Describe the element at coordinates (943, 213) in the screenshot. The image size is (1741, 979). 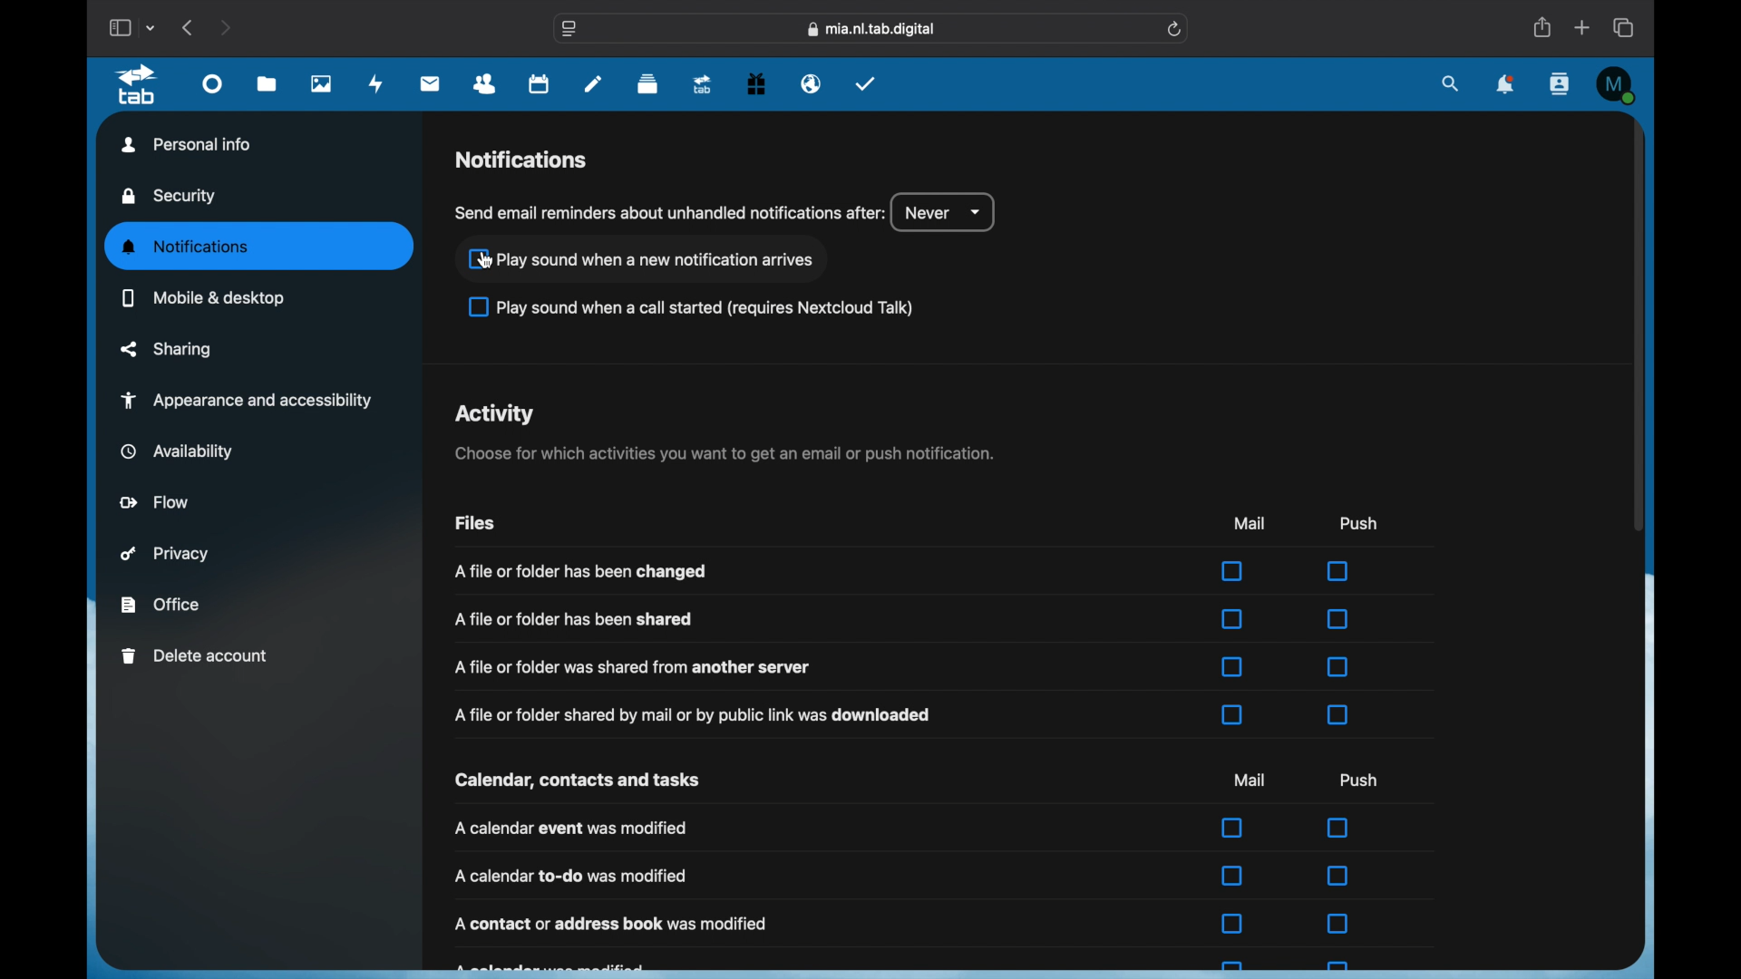
I see `never dropdown` at that location.